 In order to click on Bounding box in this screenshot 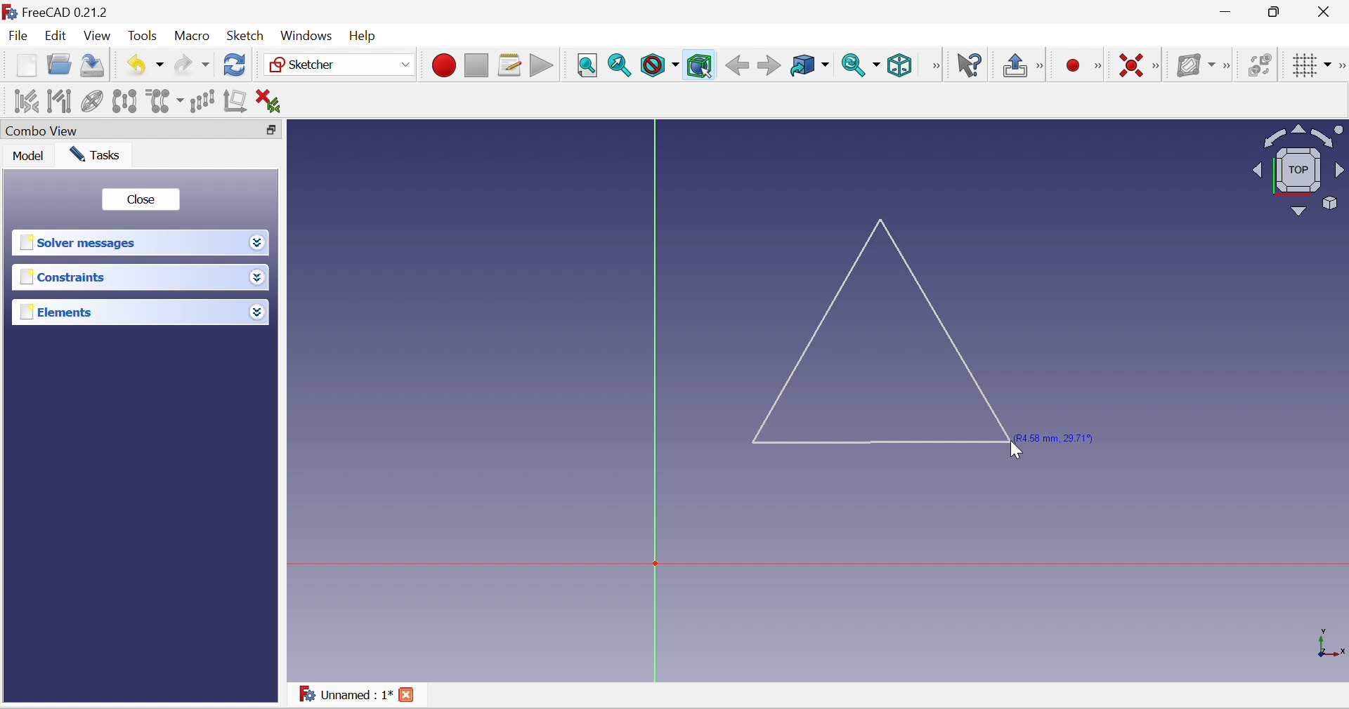, I will do `click(700, 66)`.